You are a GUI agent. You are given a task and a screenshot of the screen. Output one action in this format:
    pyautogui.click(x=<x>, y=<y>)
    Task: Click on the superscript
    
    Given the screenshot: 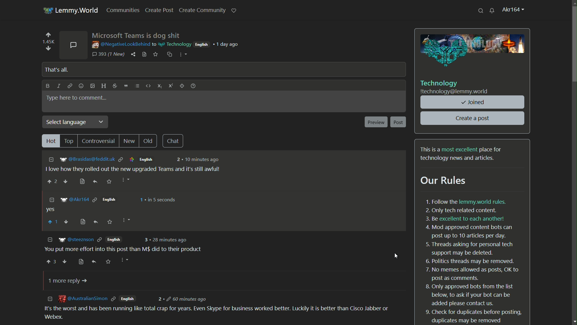 What is the action you would take?
    pyautogui.click(x=171, y=87)
    